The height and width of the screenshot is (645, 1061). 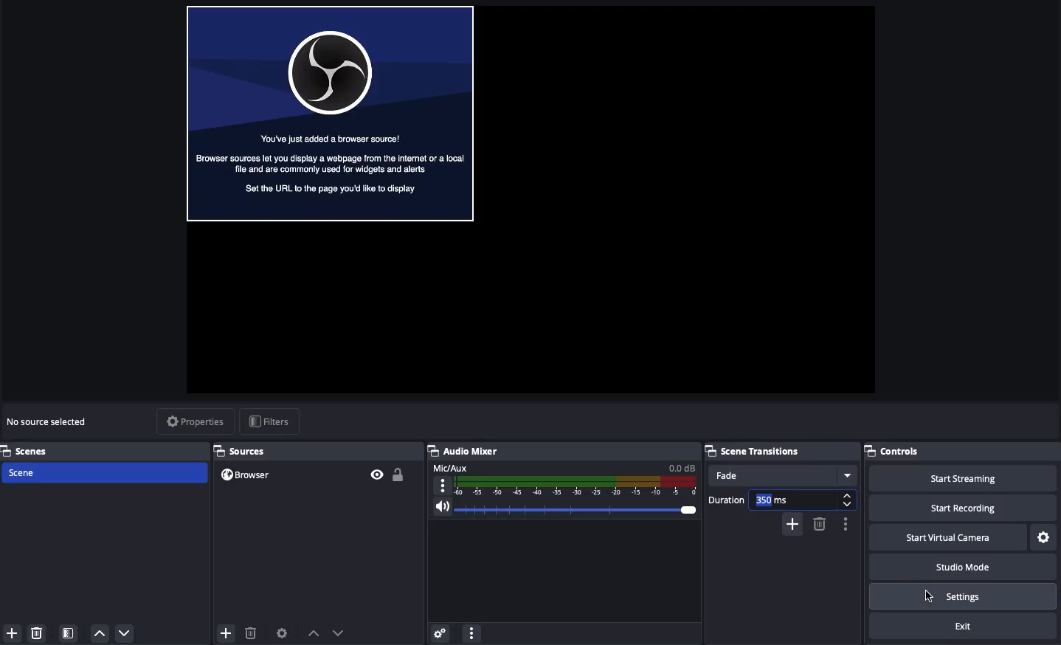 What do you see at coordinates (338, 632) in the screenshot?
I see `Move down` at bounding box center [338, 632].